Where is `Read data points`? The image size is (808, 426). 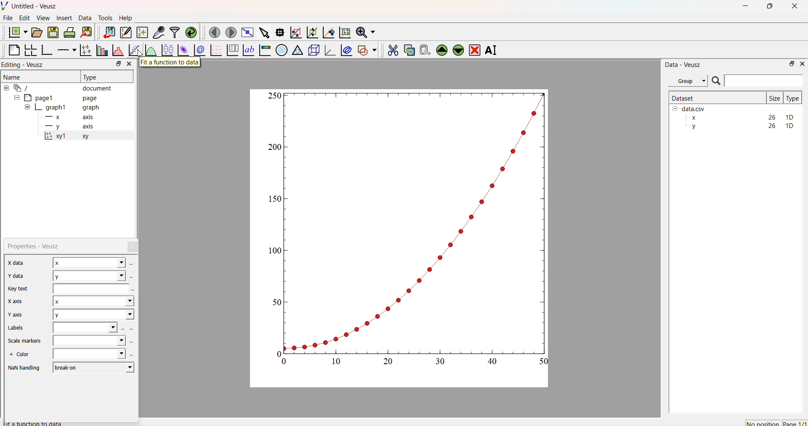
Read data points is located at coordinates (279, 31).